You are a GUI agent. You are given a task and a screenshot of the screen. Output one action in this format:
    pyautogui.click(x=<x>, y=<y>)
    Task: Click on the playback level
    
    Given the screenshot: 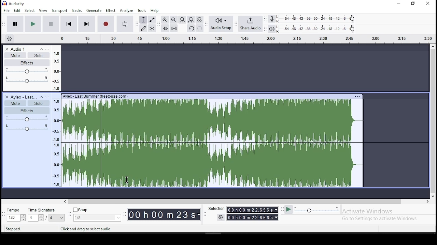 What is the action you would take?
    pyautogui.click(x=321, y=28)
    